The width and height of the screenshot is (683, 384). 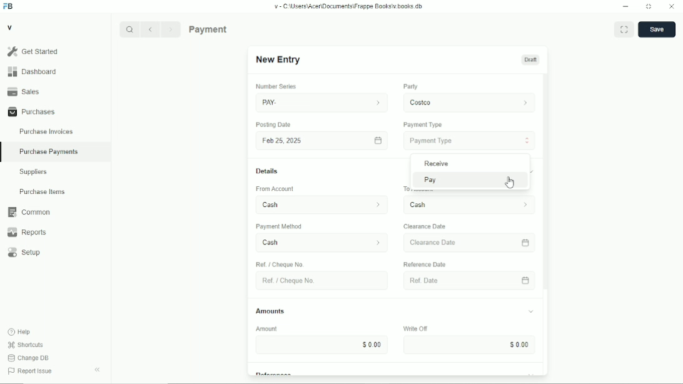 What do you see at coordinates (150, 29) in the screenshot?
I see `Previous` at bounding box center [150, 29].